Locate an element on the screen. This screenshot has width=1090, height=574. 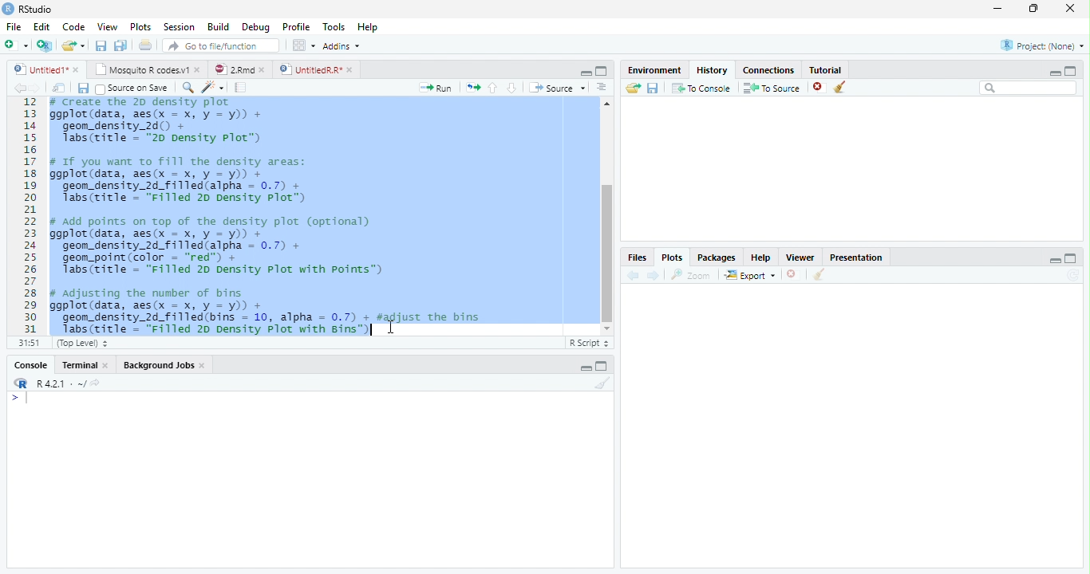
Code is located at coordinates (75, 28).